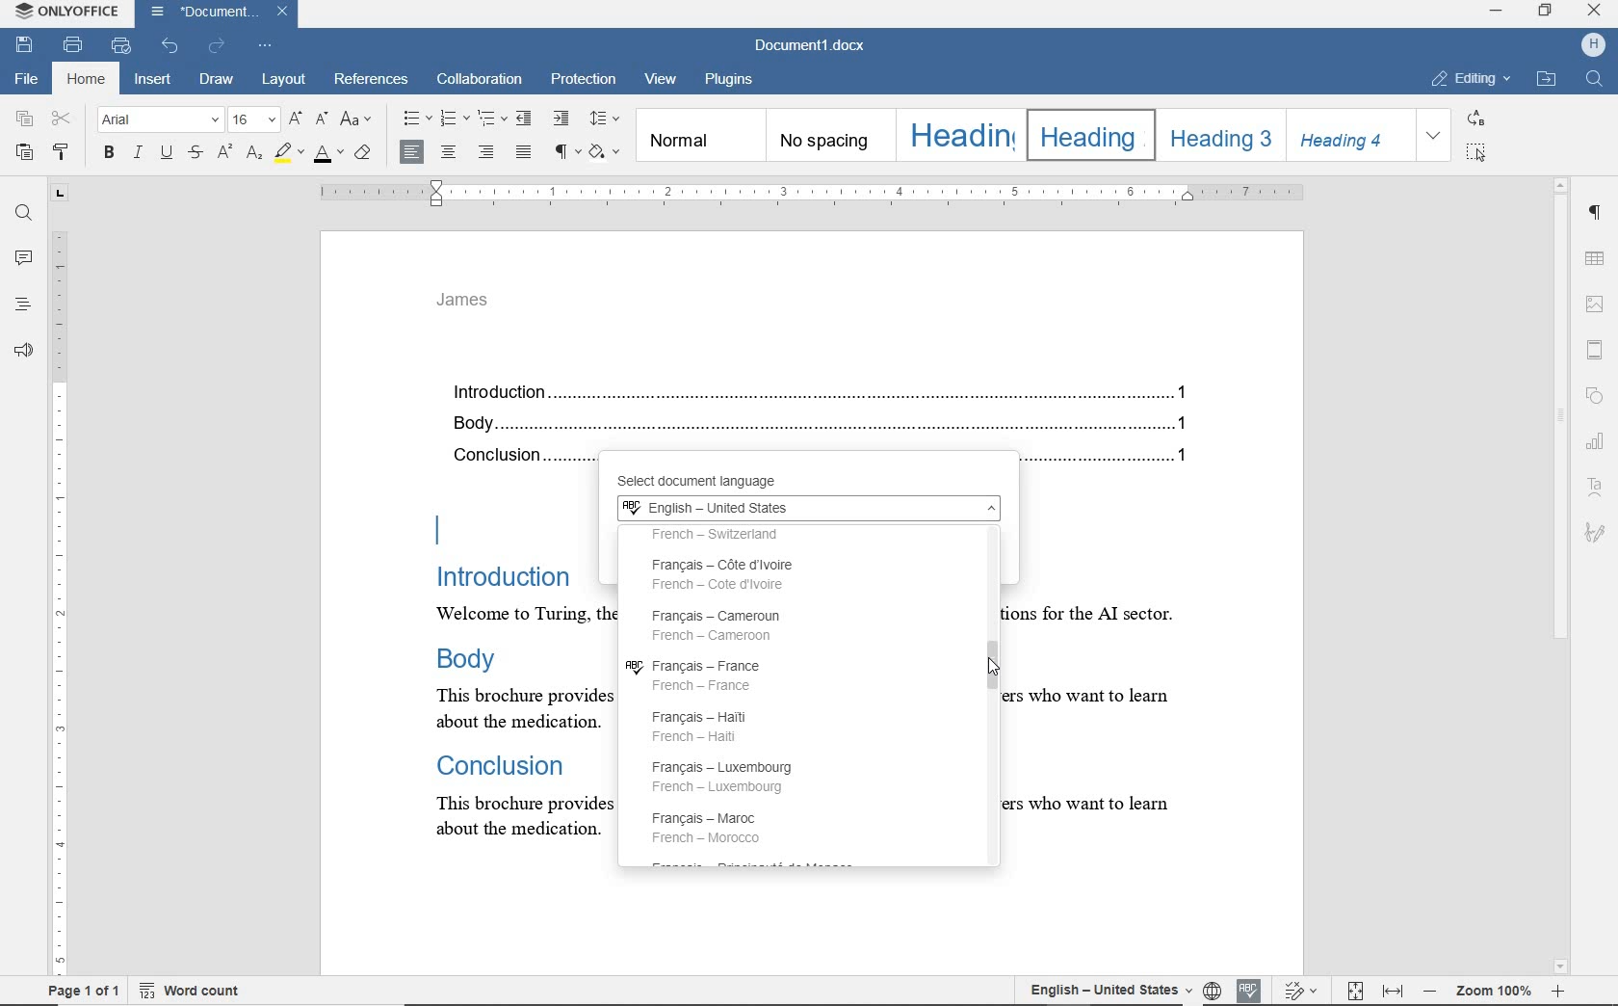  What do you see at coordinates (1596, 304) in the screenshot?
I see `insert image` at bounding box center [1596, 304].